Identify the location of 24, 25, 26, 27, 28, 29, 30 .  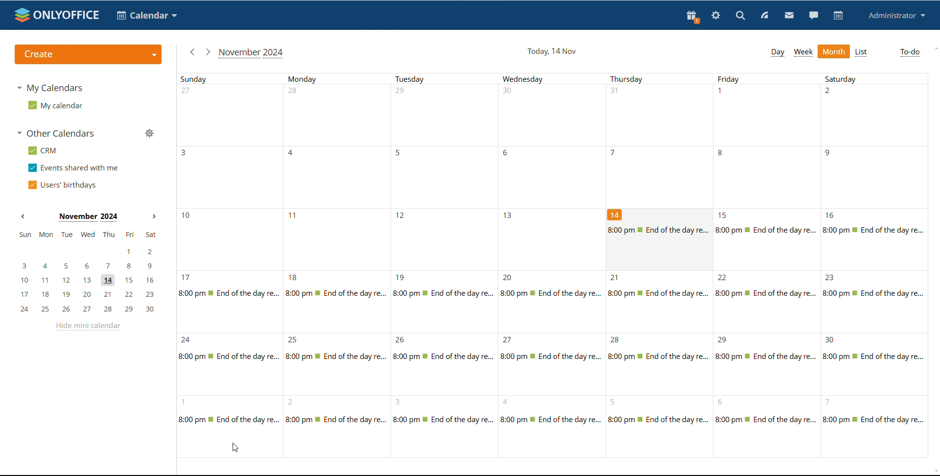
(90, 309).